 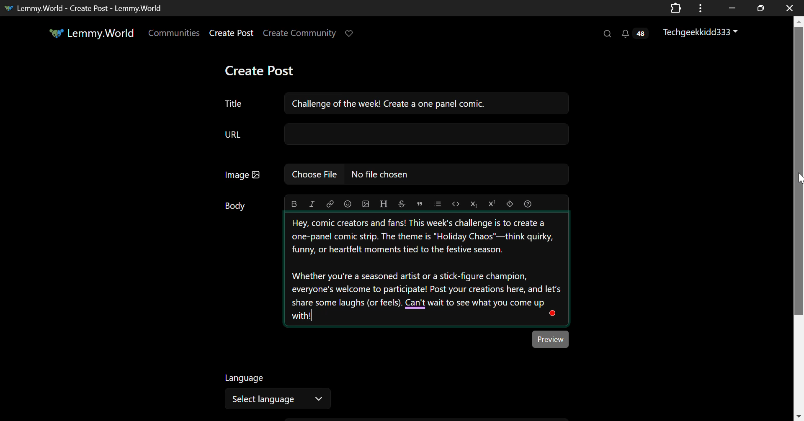 What do you see at coordinates (474, 203) in the screenshot?
I see `Subscript` at bounding box center [474, 203].